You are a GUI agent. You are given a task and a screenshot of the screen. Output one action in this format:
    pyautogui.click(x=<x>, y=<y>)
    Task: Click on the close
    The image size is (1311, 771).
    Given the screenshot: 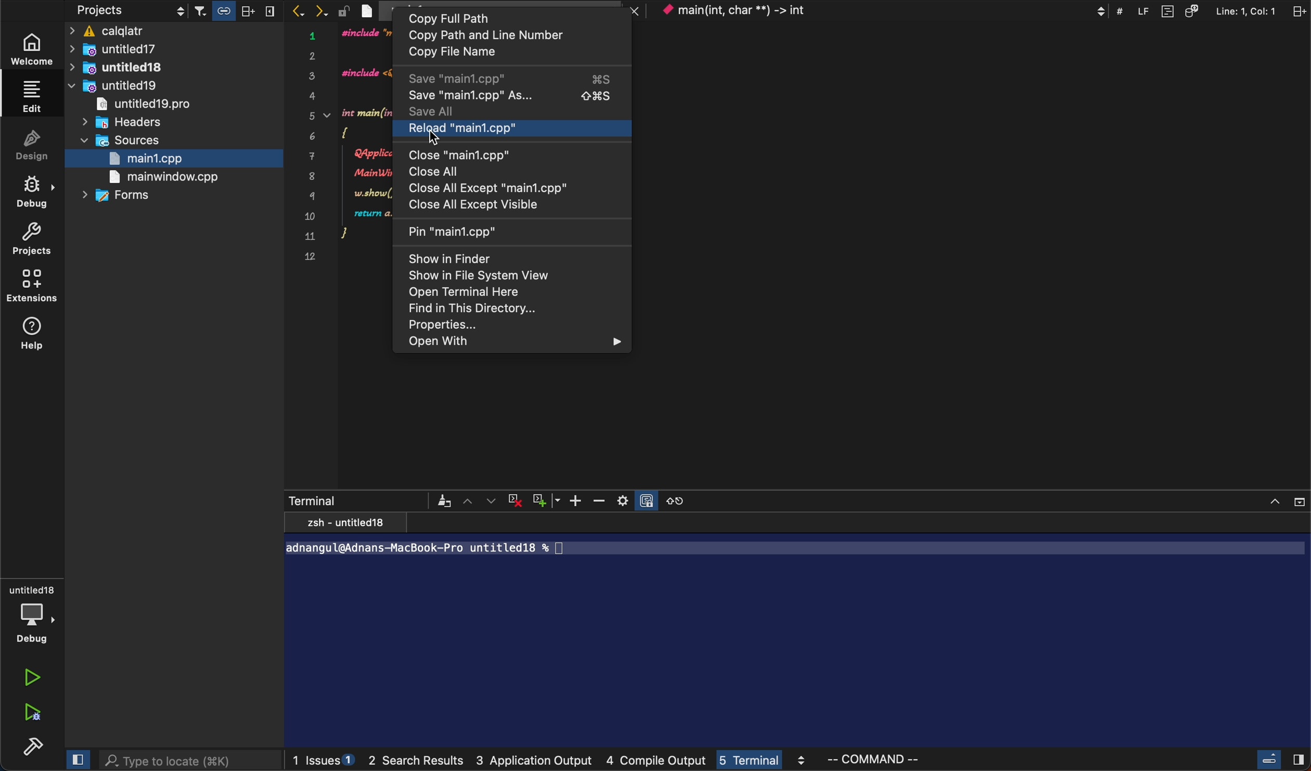 What is the action you would take?
    pyautogui.click(x=1276, y=500)
    